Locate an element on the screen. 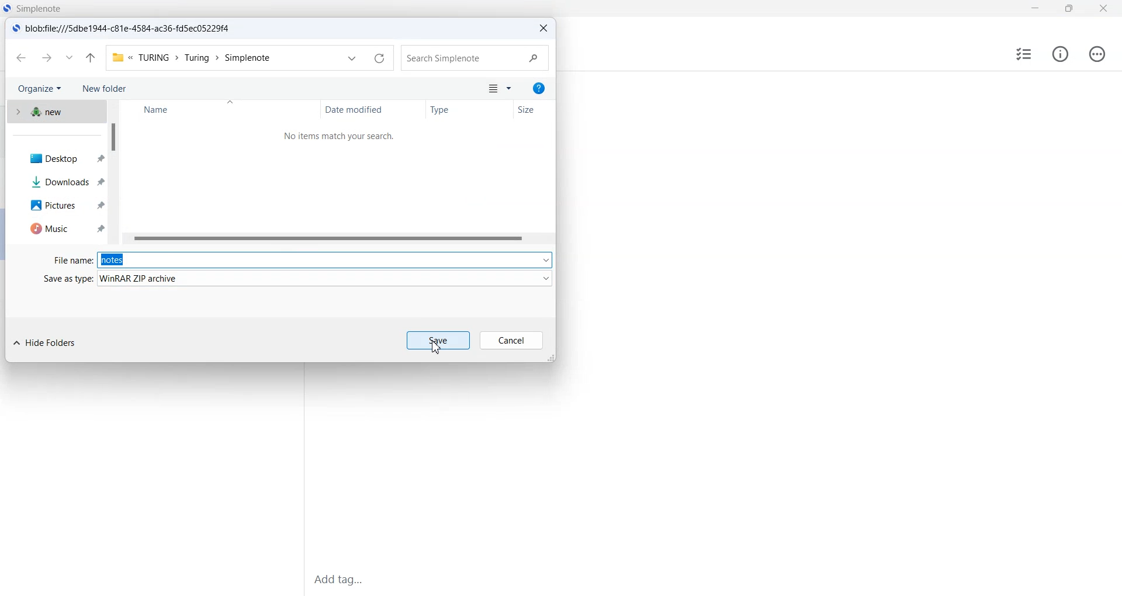 The image size is (1122, 596). Back is located at coordinates (21, 58).